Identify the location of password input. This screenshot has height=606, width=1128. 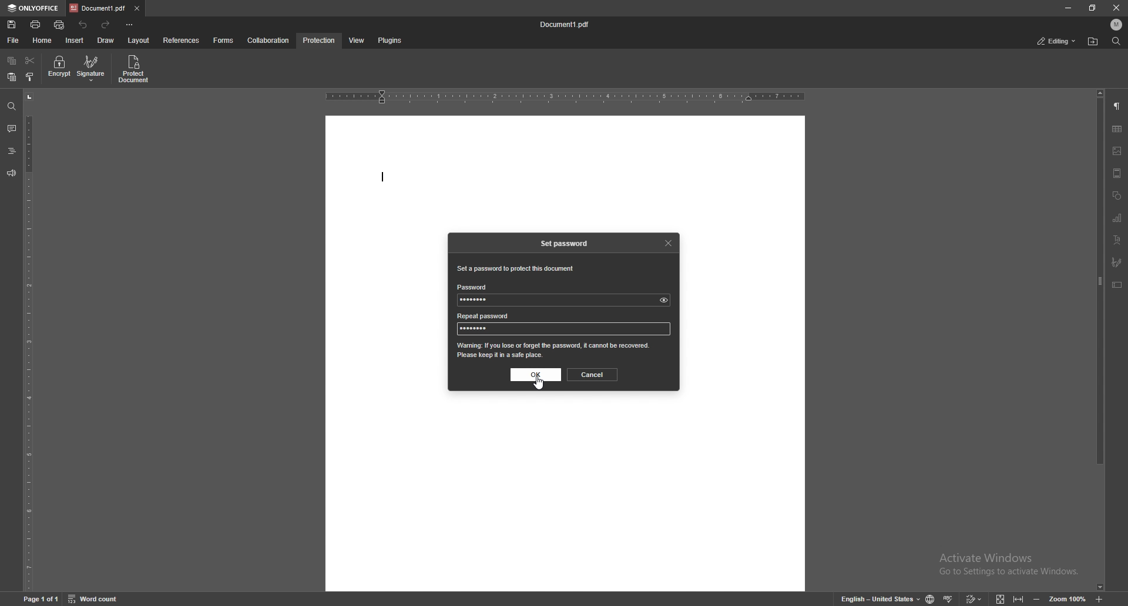
(562, 302).